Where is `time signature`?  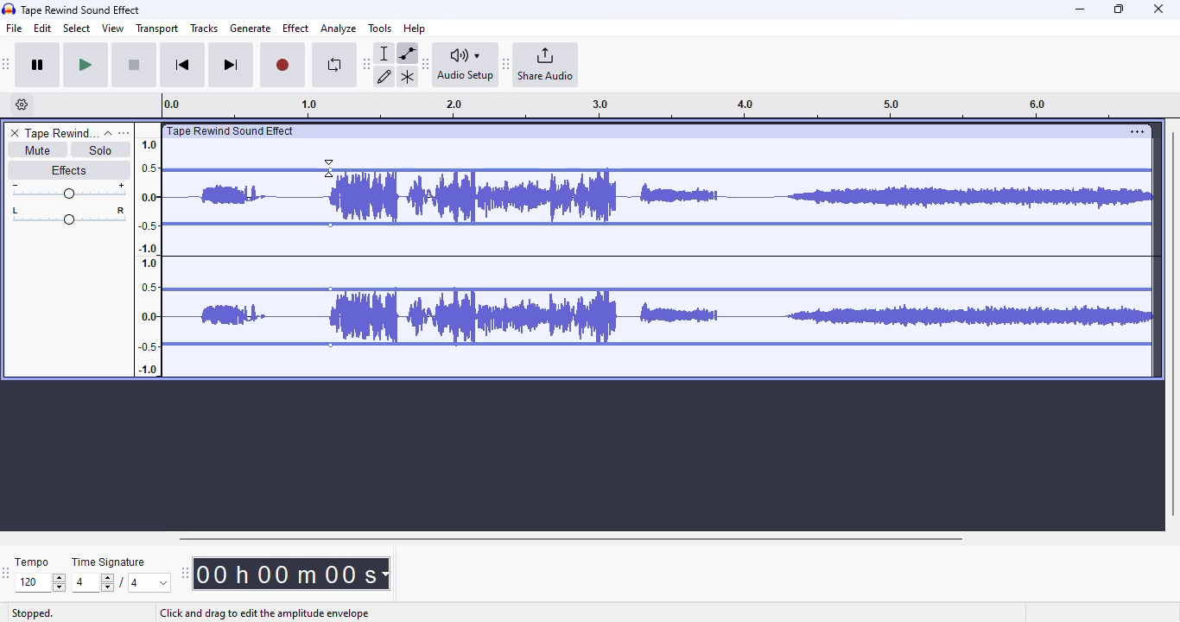
time signature is located at coordinates (109, 562).